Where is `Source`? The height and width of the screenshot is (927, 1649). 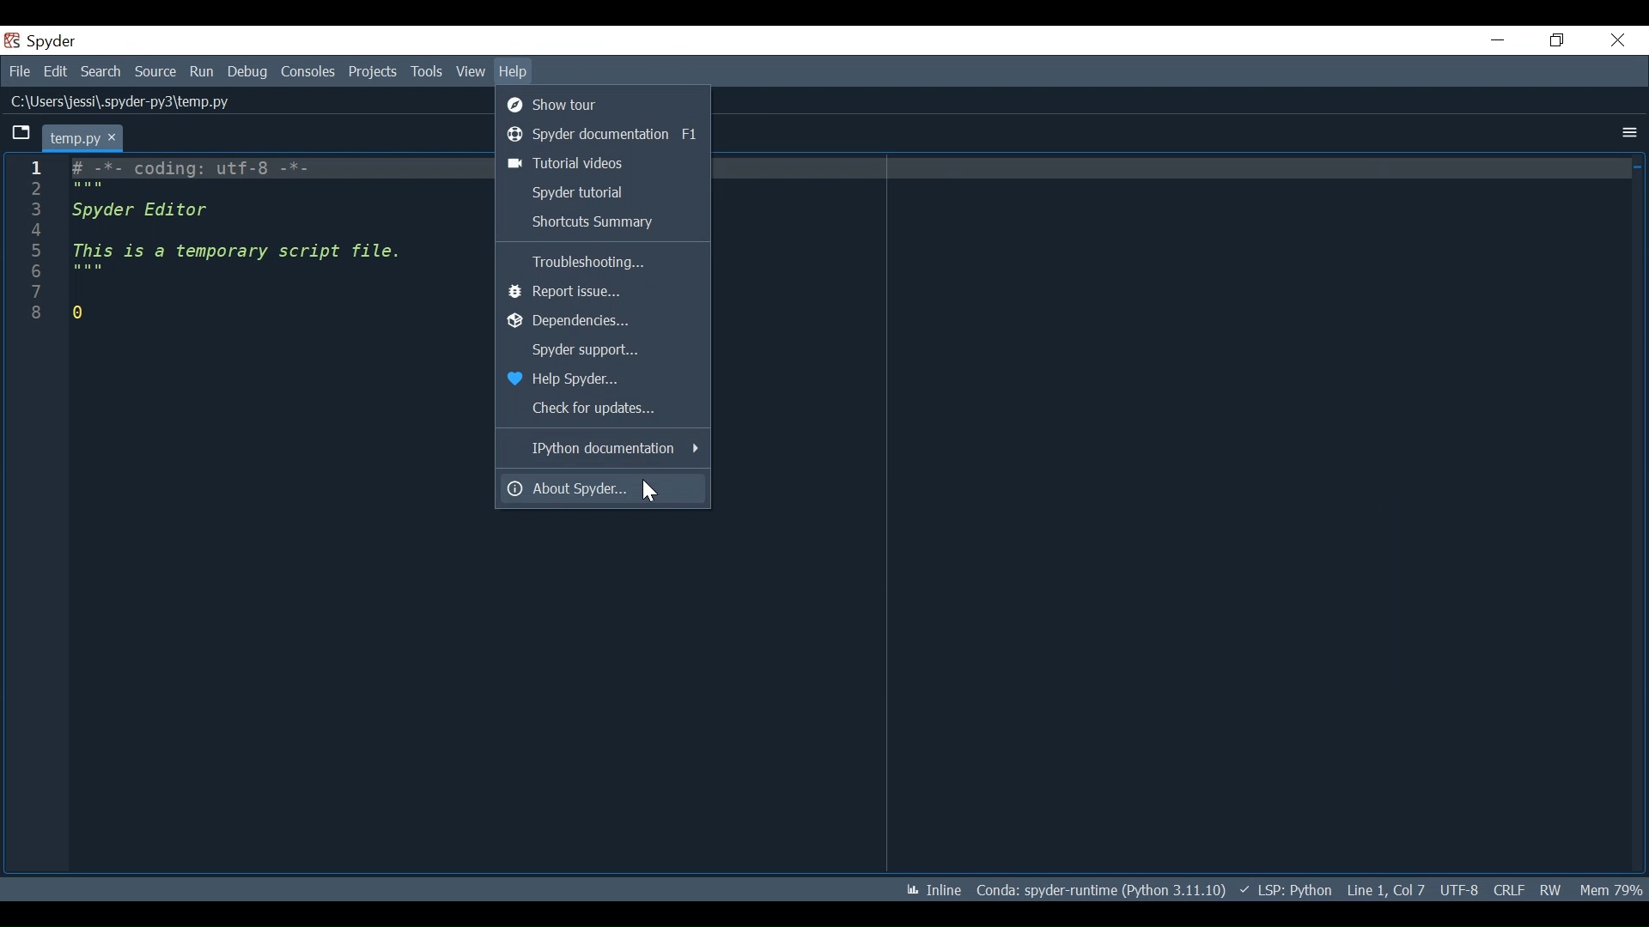
Source is located at coordinates (155, 73).